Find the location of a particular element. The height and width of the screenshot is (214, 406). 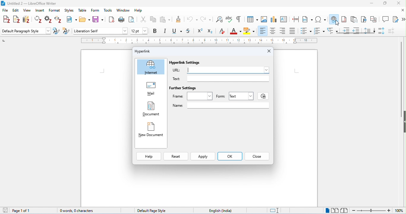

update selected style is located at coordinates (56, 31).